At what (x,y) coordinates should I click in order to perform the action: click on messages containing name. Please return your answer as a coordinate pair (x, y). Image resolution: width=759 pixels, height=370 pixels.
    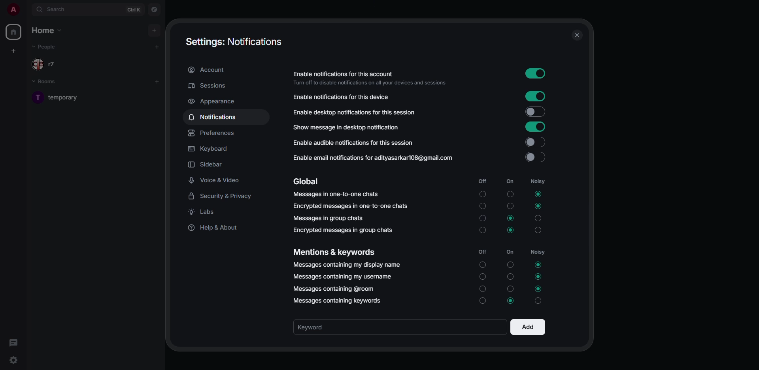
    Looking at the image, I should click on (347, 265).